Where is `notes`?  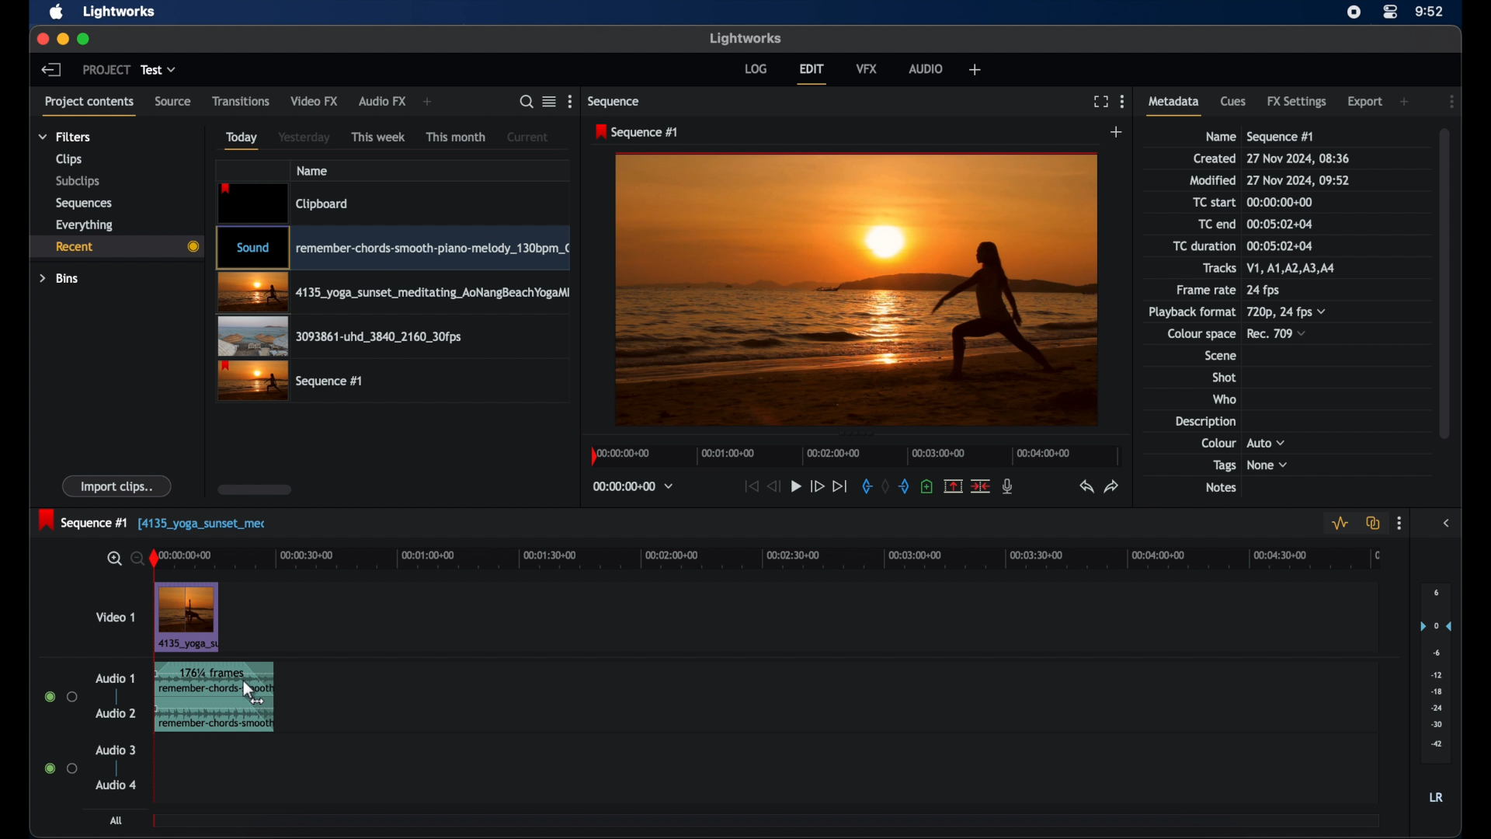
notes is located at coordinates (1220, 488).